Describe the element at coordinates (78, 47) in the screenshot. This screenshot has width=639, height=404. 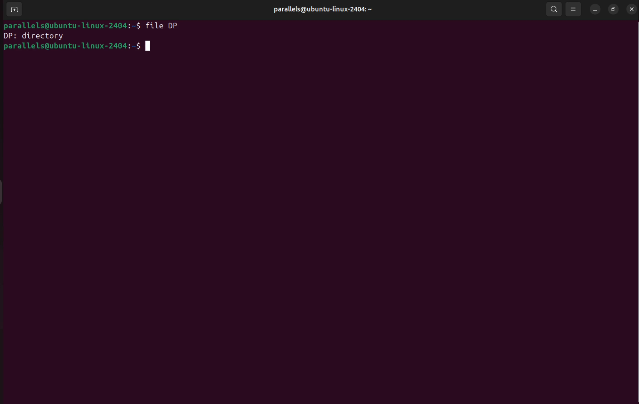
I see `bash prompt` at that location.